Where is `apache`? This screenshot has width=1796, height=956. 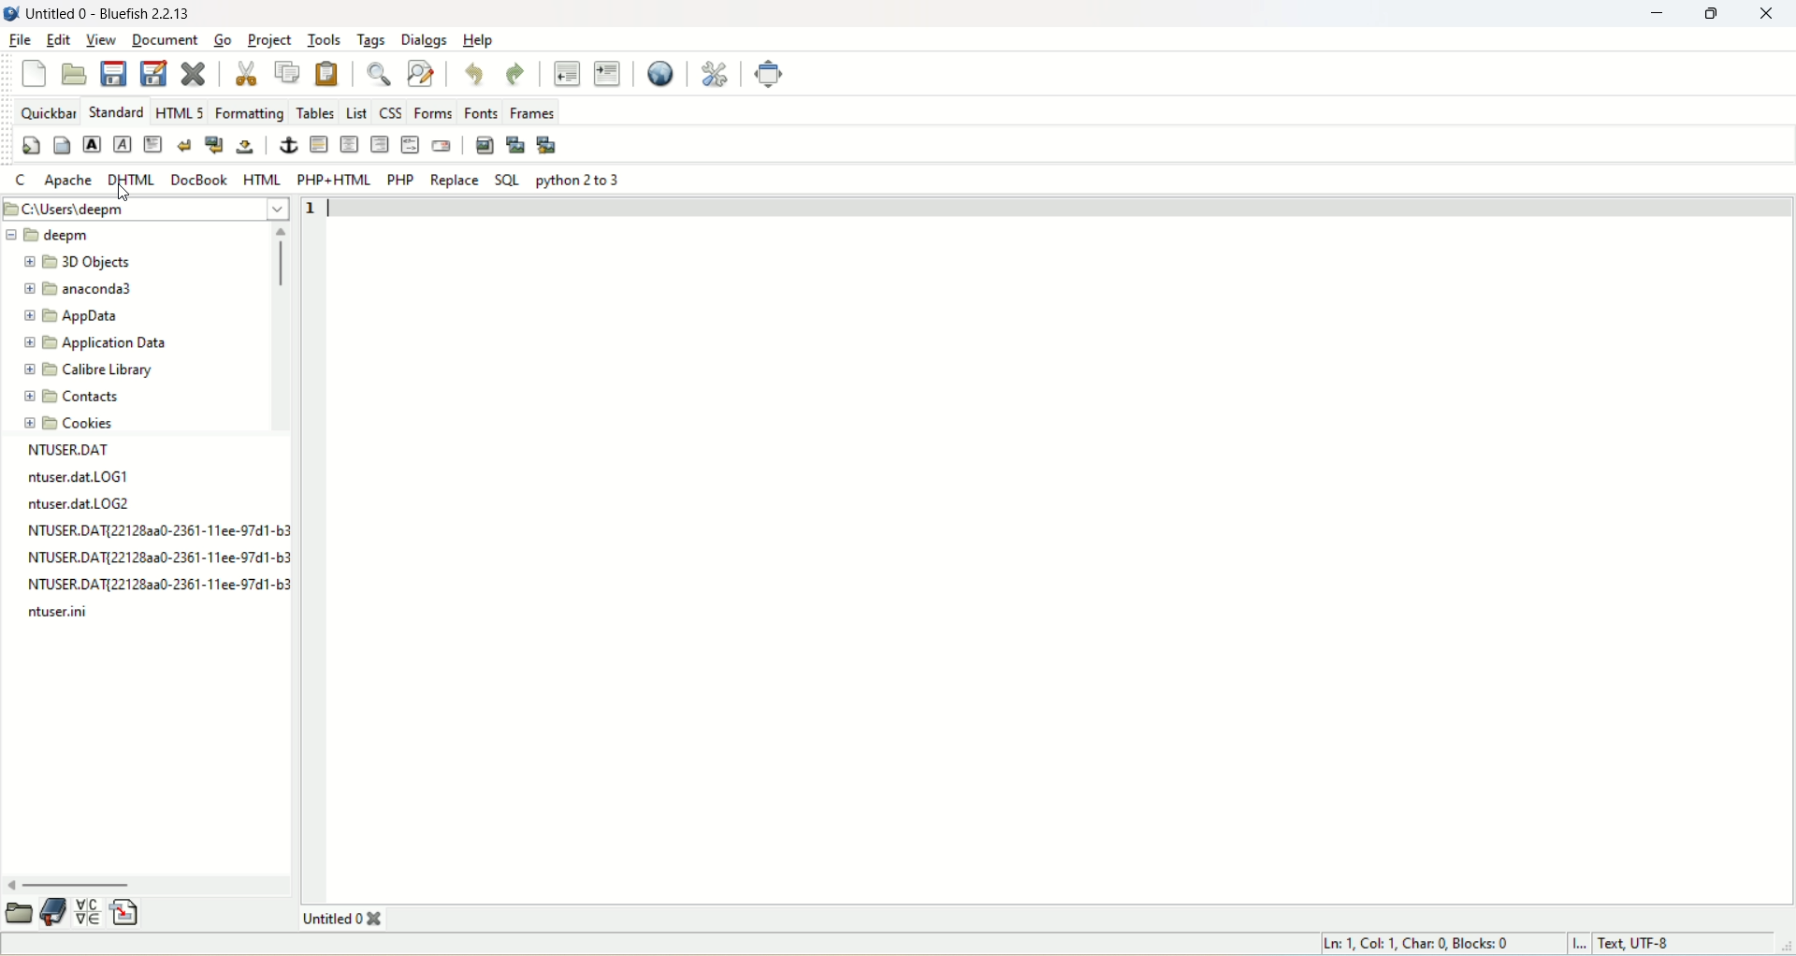 apache is located at coordinates (70, 181).